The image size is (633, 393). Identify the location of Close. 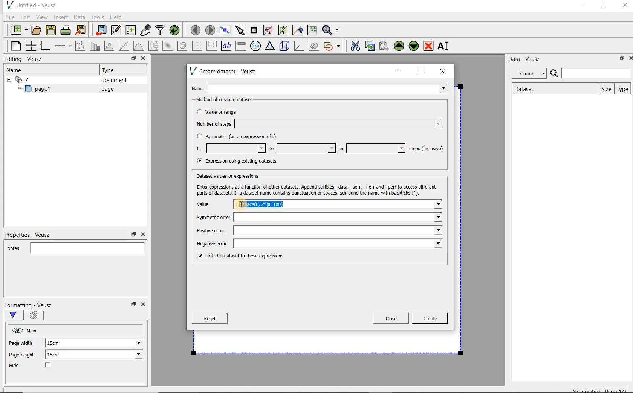
(629, 58).